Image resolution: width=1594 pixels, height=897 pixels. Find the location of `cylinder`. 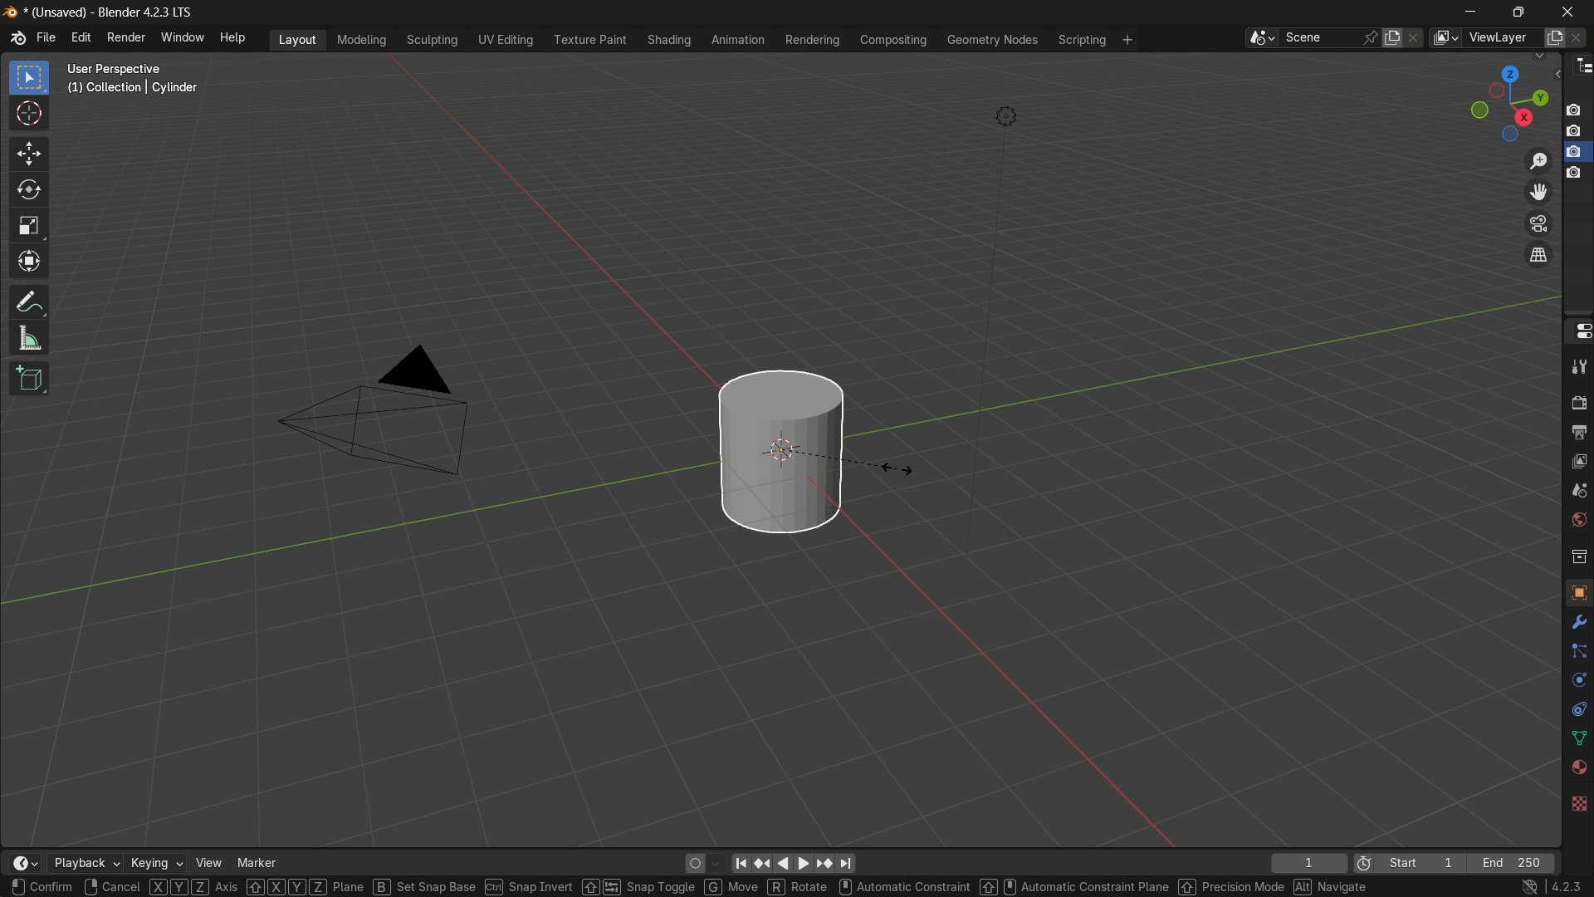

cylinder is located at coordinates (780, 449).